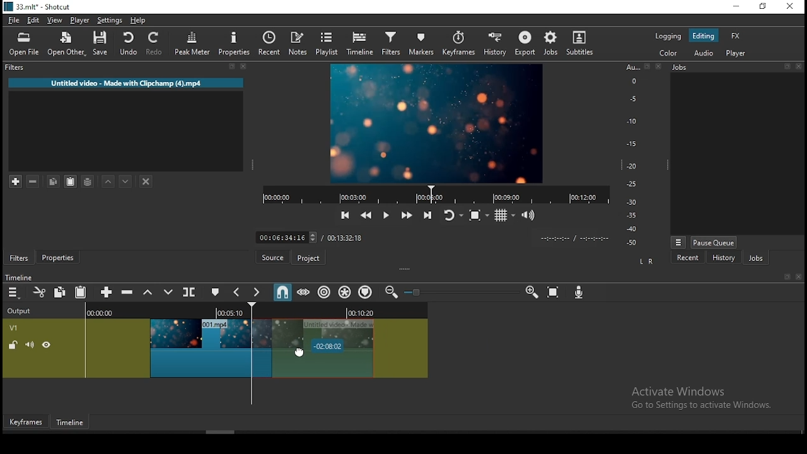 This screenshot has width=807, height=454. Describe the element at coordinates (422, 45) in the screenshot. I see `markers` at that location.